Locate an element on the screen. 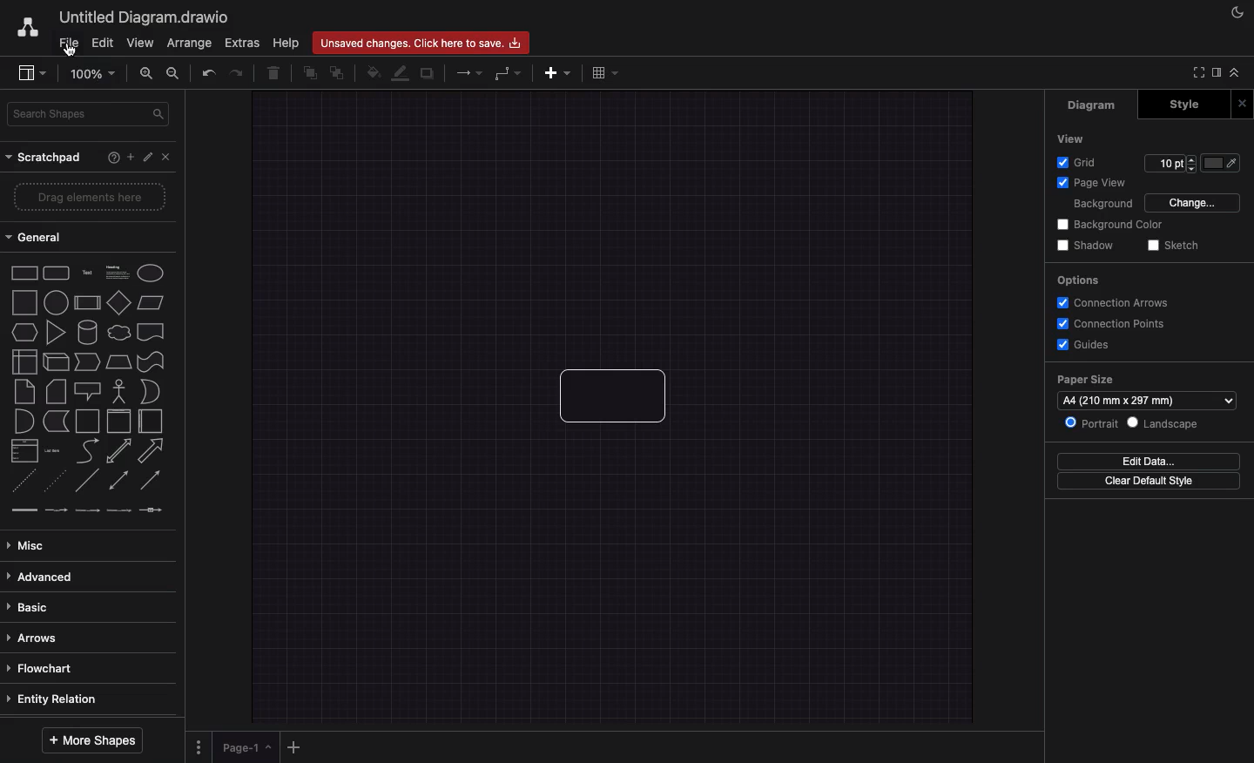 The image size is (1254, 763). General is located at coordinates (37, 236).